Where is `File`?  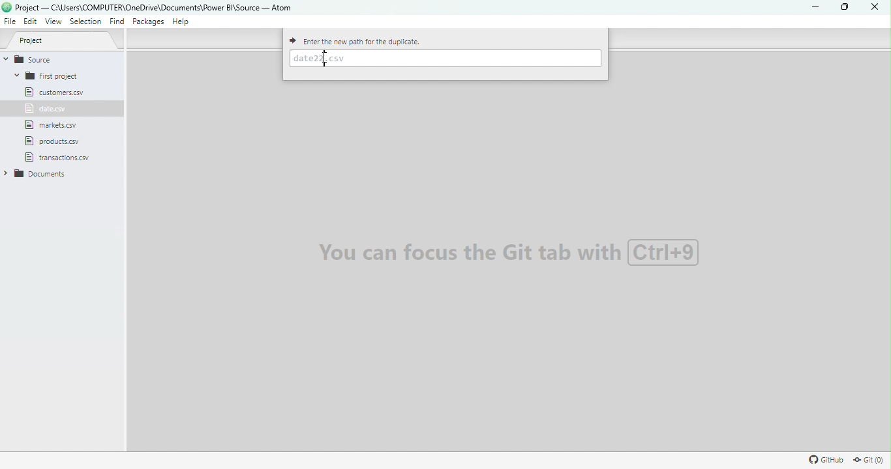
File is located at coordinates (52, 125).